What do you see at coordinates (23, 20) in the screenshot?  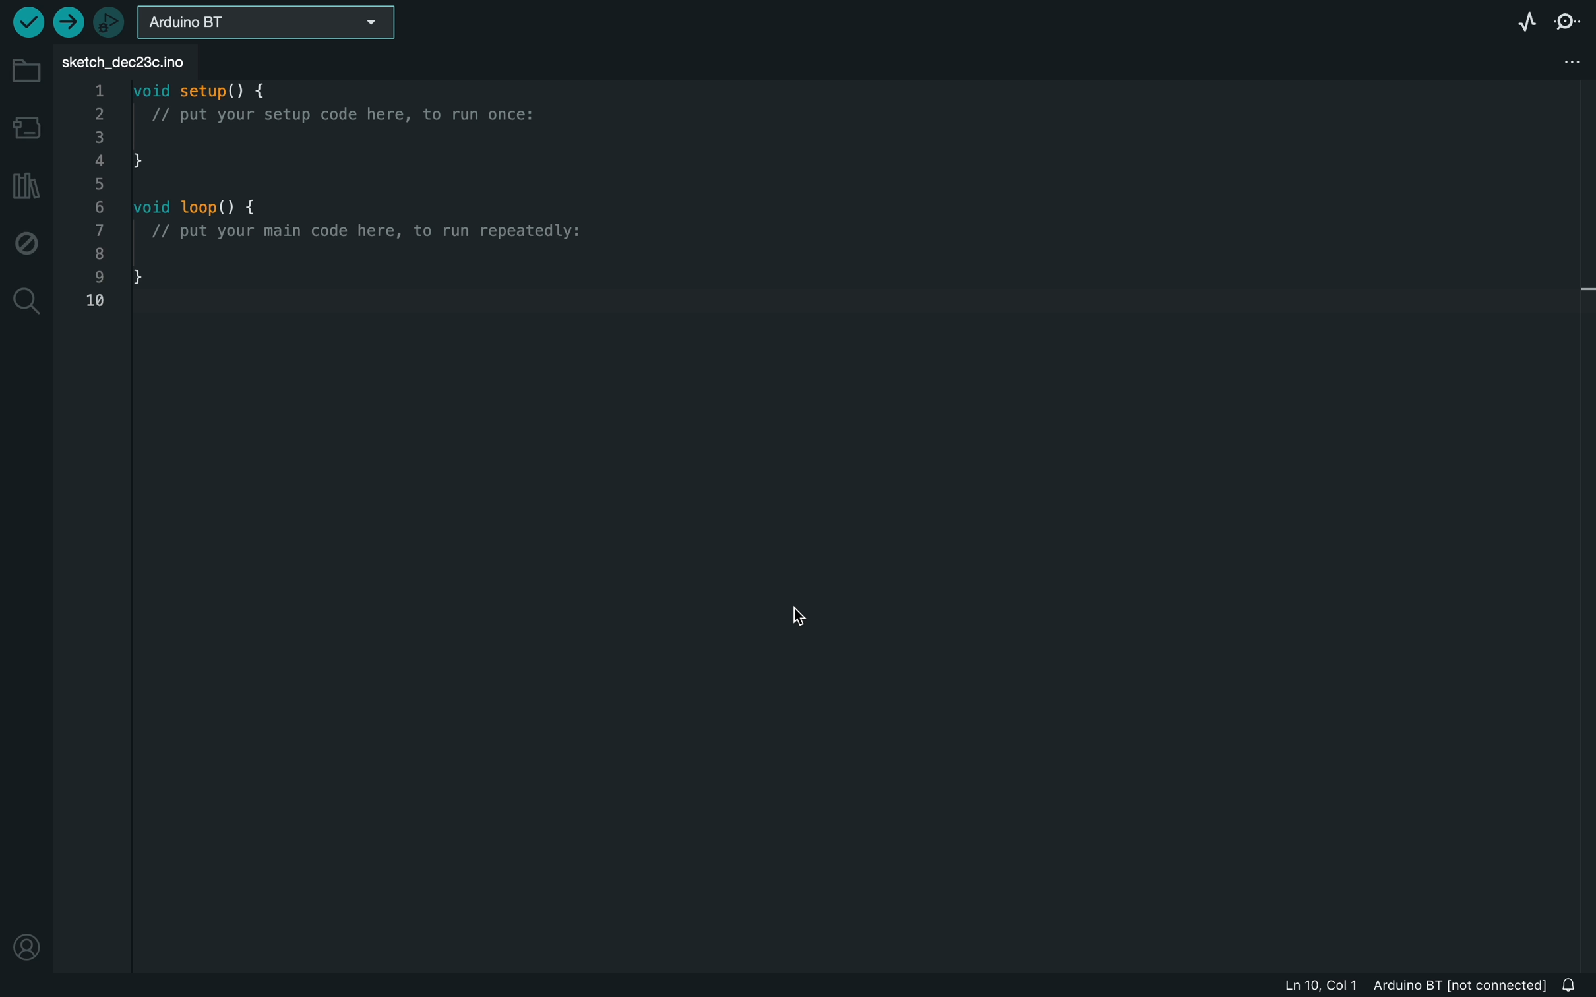 I see `verify` at bounding box center [23, 20].